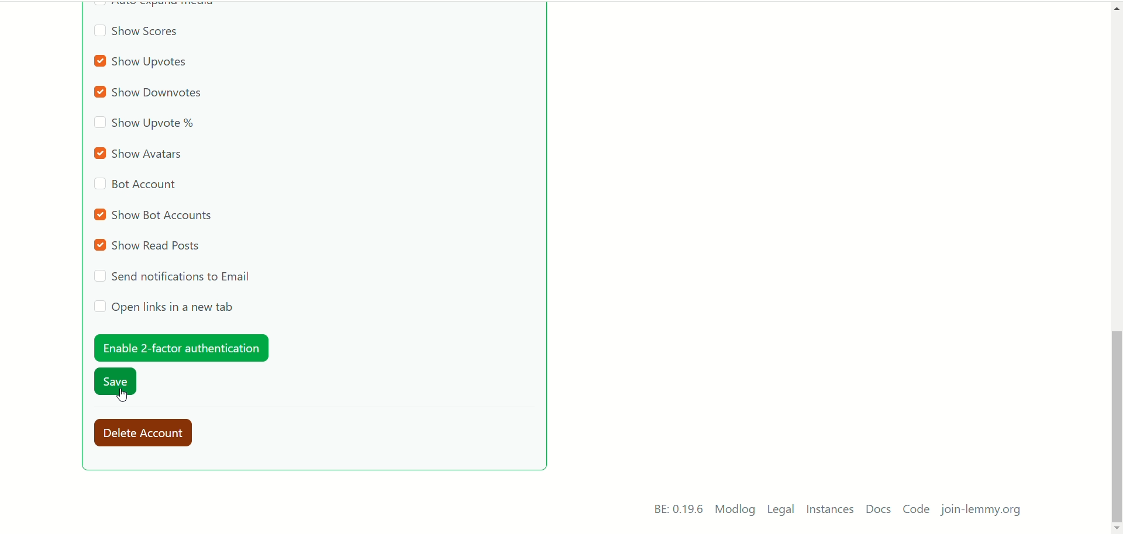  Describe the element at coordinates (676, 509) in the screenshot. I see `BE` at that location.